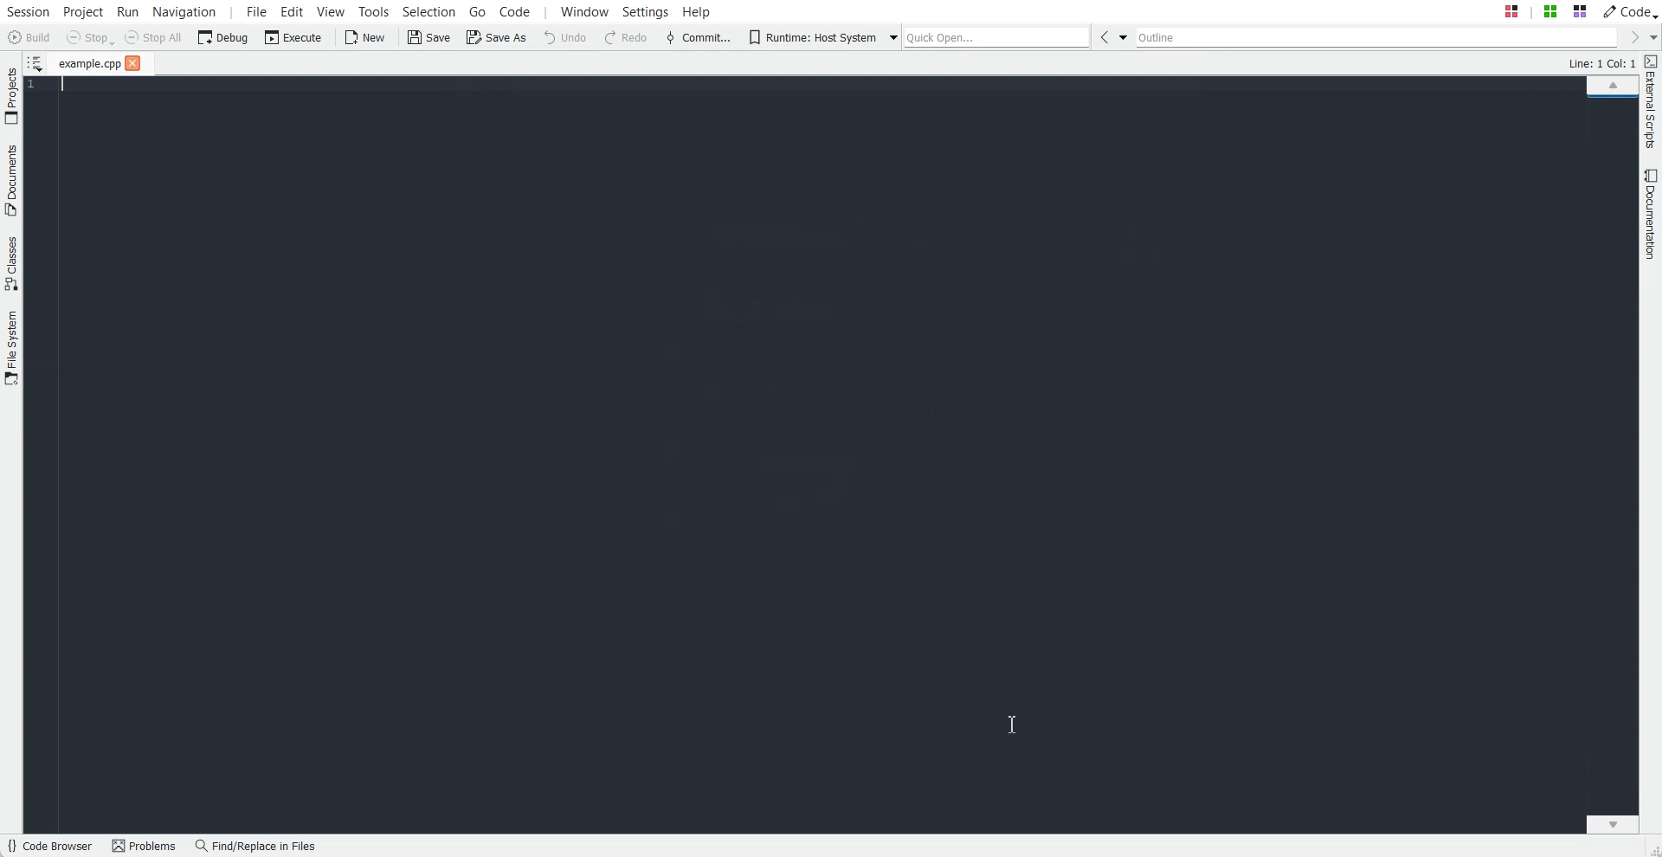  I want to click on Find/Replace in files, so click(260, 847).